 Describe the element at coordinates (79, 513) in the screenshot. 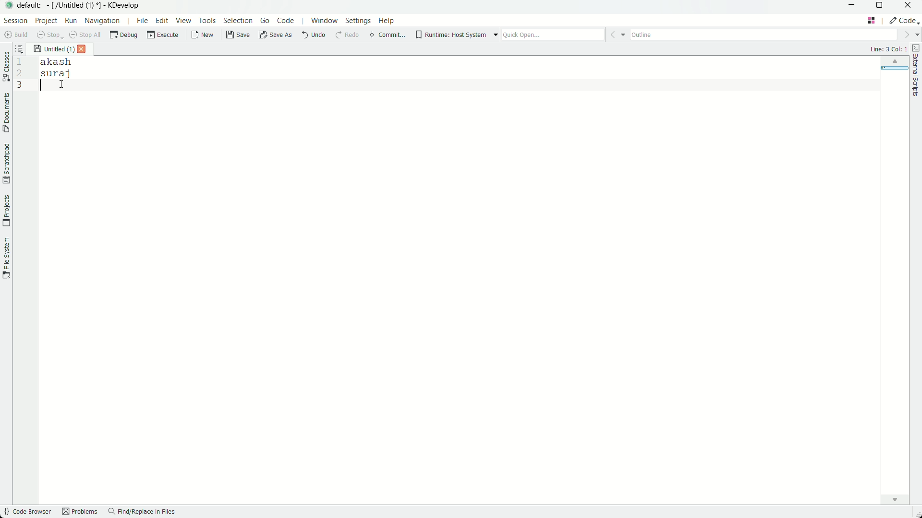

I see `problems` at that location.